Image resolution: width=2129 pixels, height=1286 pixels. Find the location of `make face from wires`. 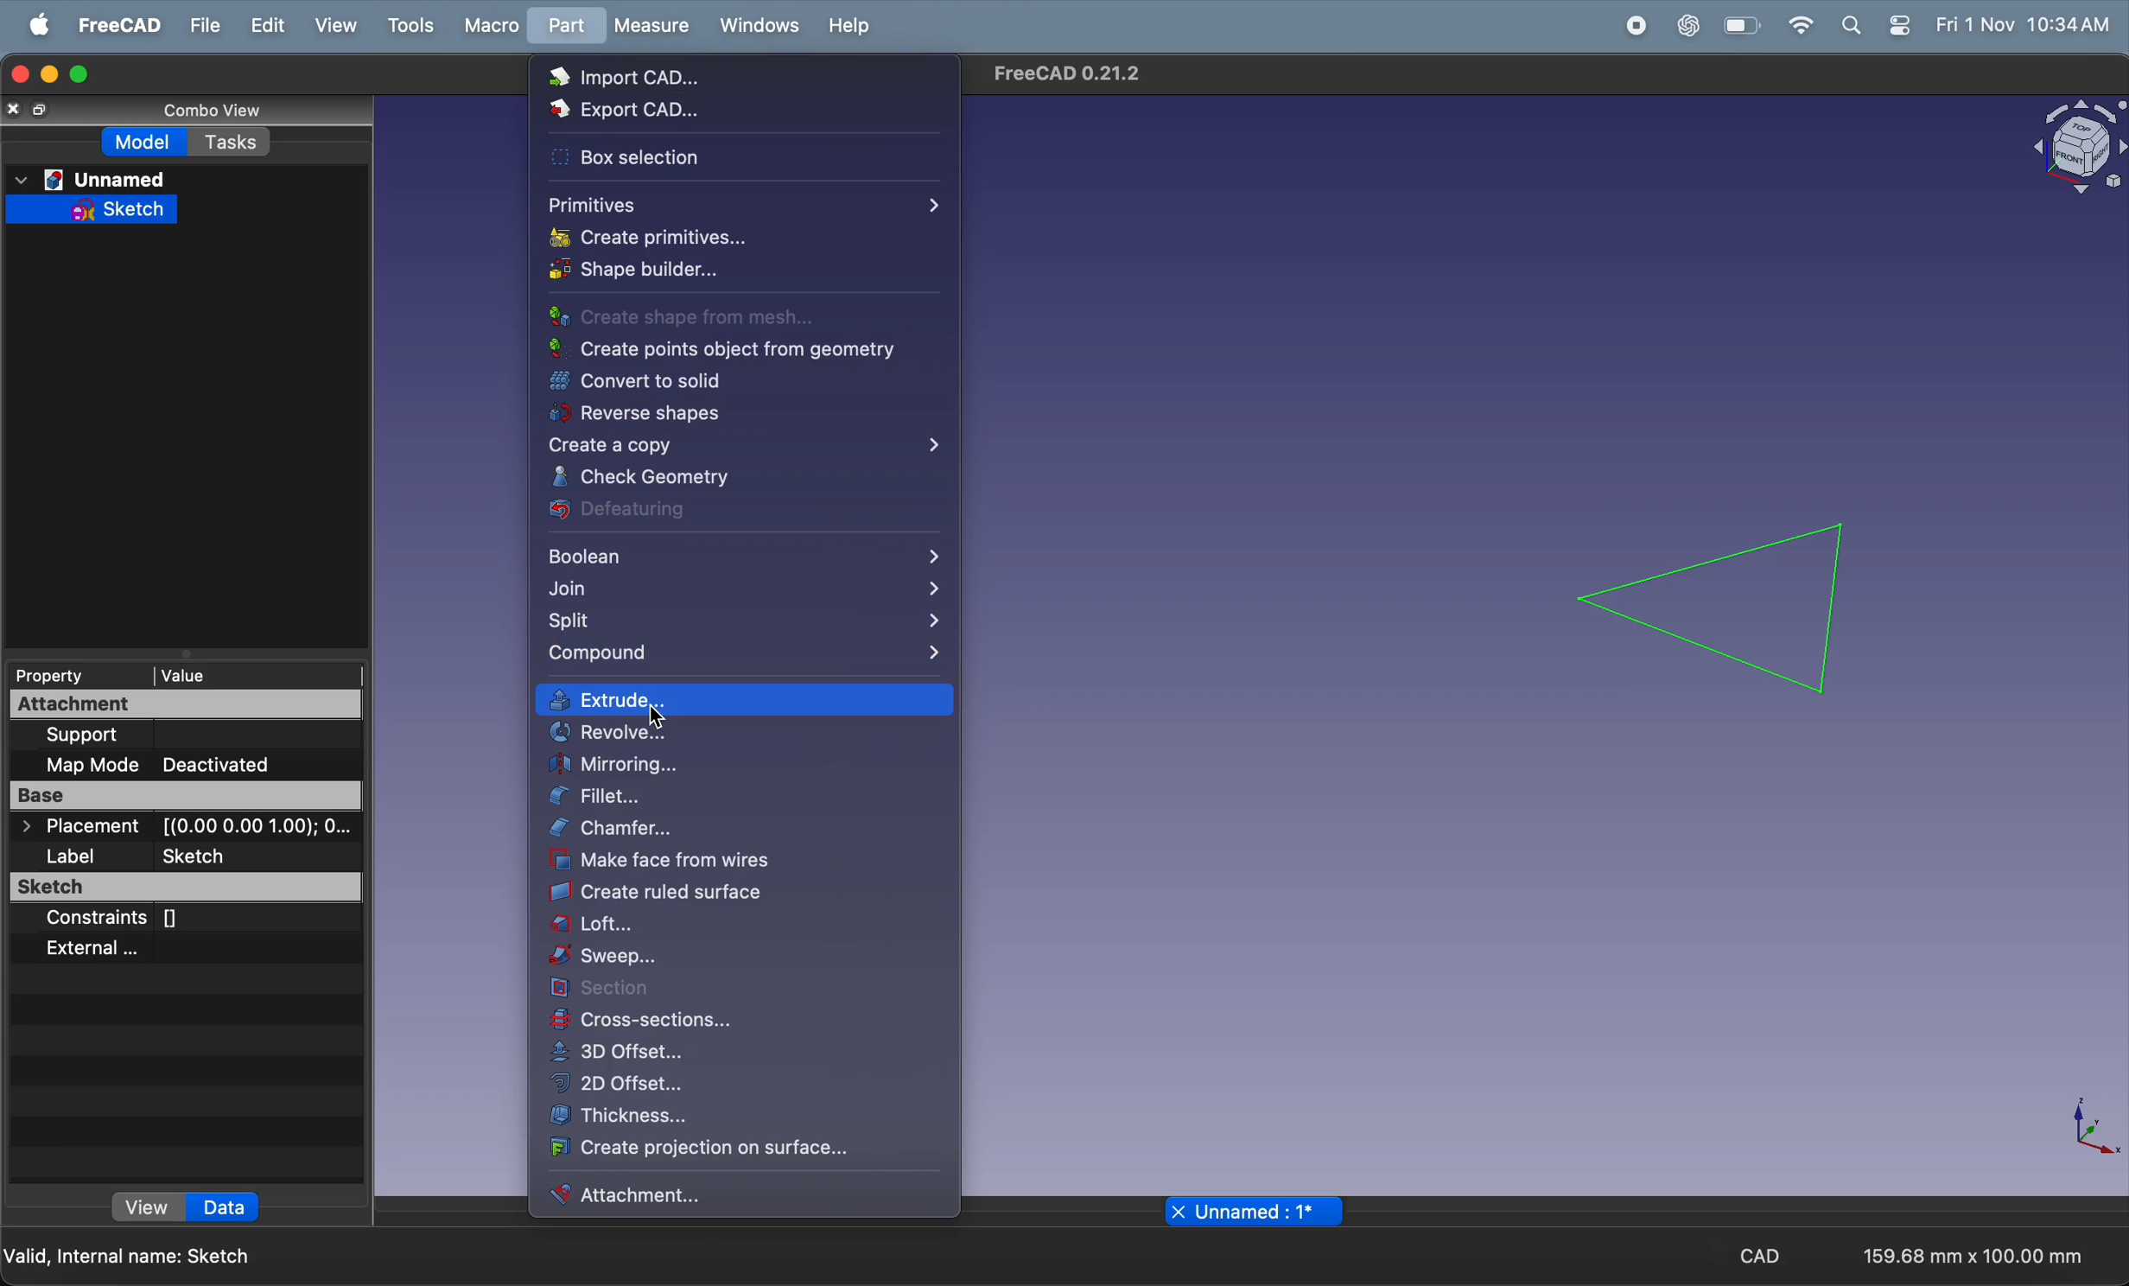

make face from wires is located at coordinates (728, 863).